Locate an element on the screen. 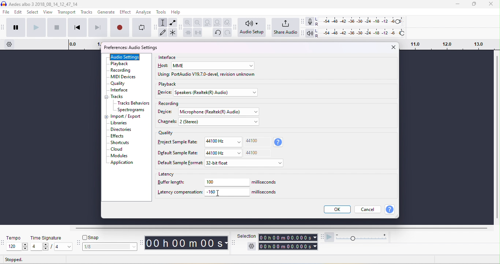 The width and height of the screenshot is (500, 264). interface is located at coordinates (119, 90).